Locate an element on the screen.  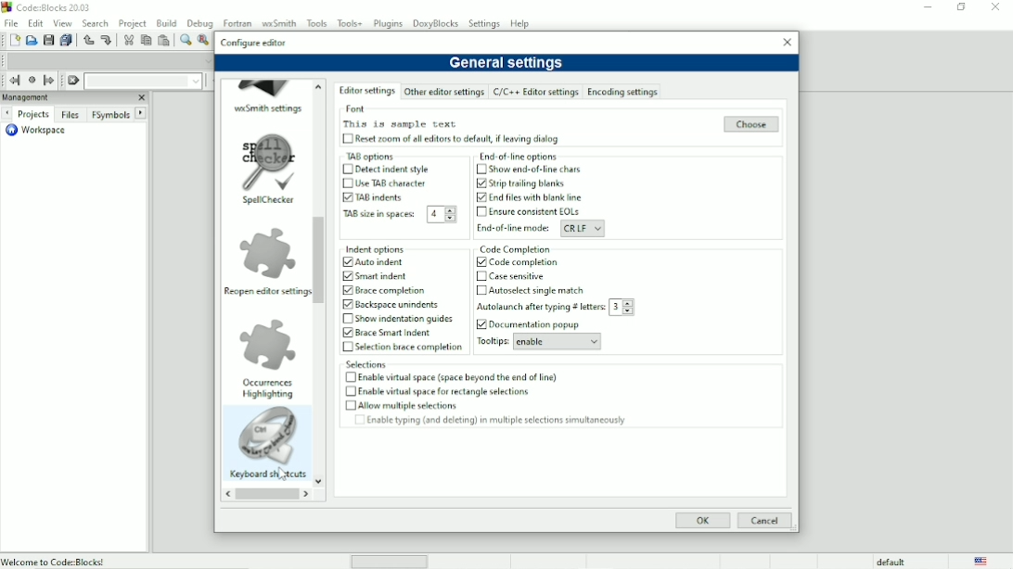
End files with blank line is located at coordinates (536, 197).